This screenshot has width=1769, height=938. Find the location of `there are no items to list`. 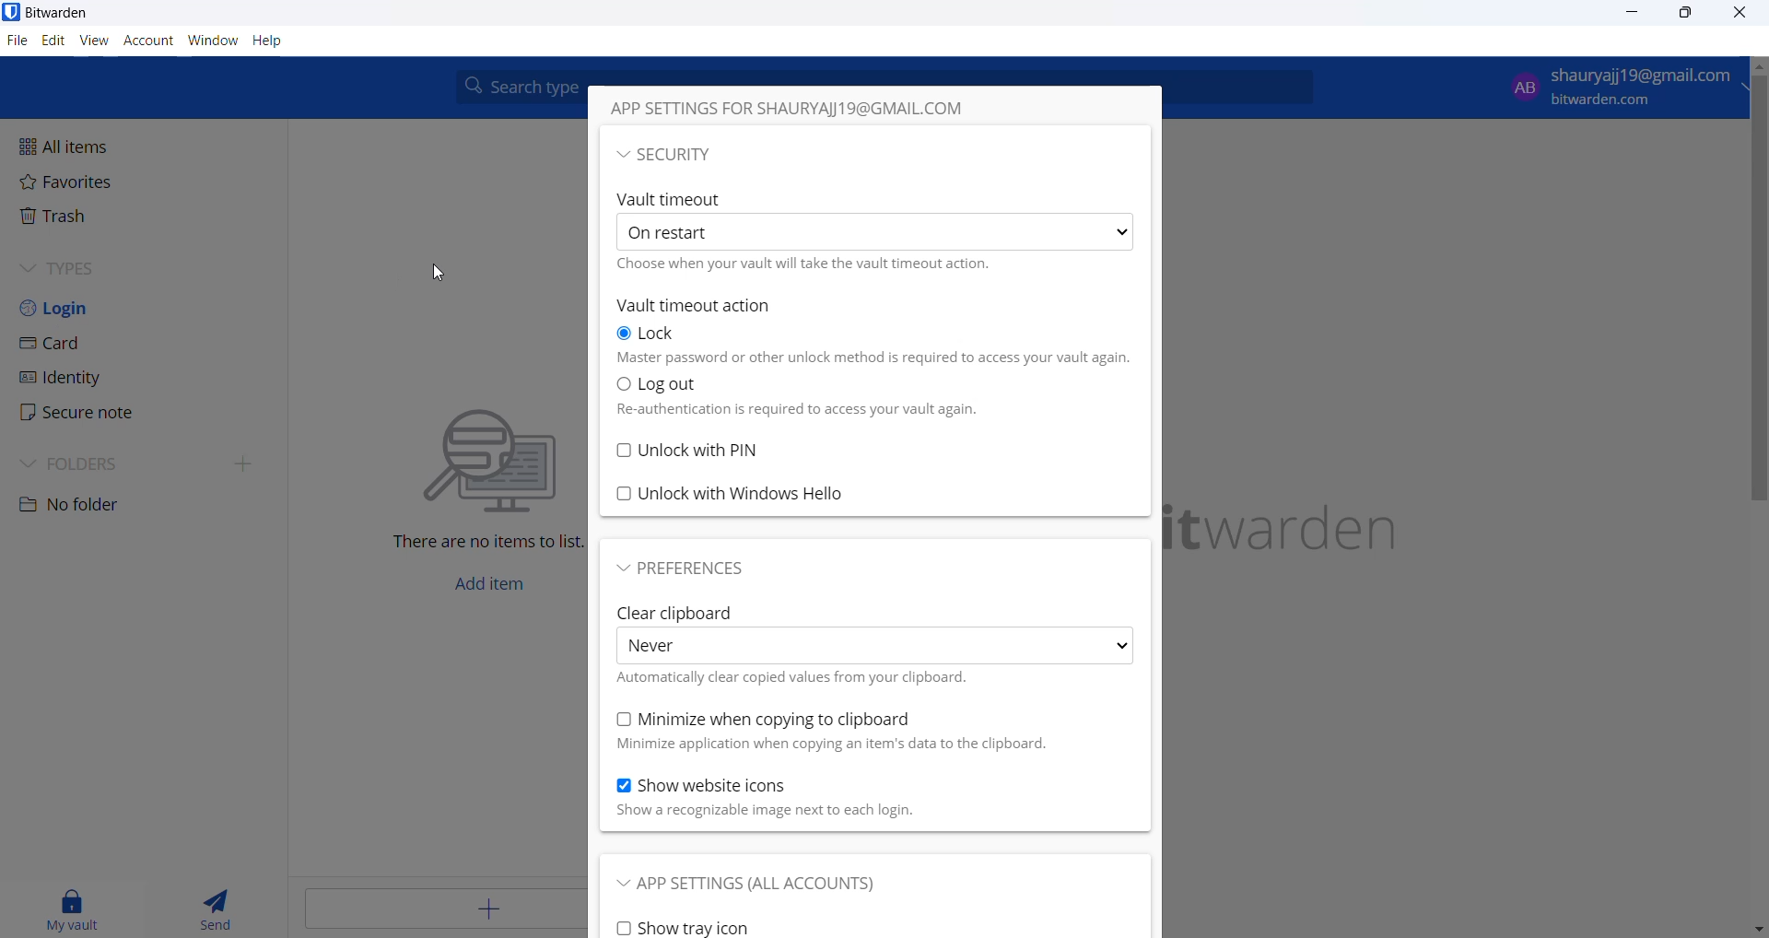

there are no items to list is located at coordinates (474, 465).